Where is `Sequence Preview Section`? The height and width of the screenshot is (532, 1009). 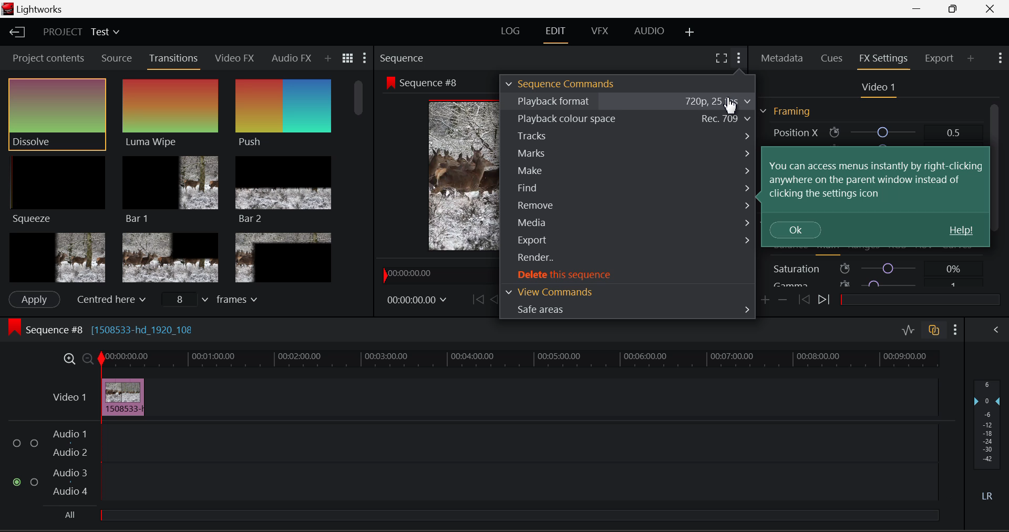 Sequence Preview Section is located at coordinates (400, 56).